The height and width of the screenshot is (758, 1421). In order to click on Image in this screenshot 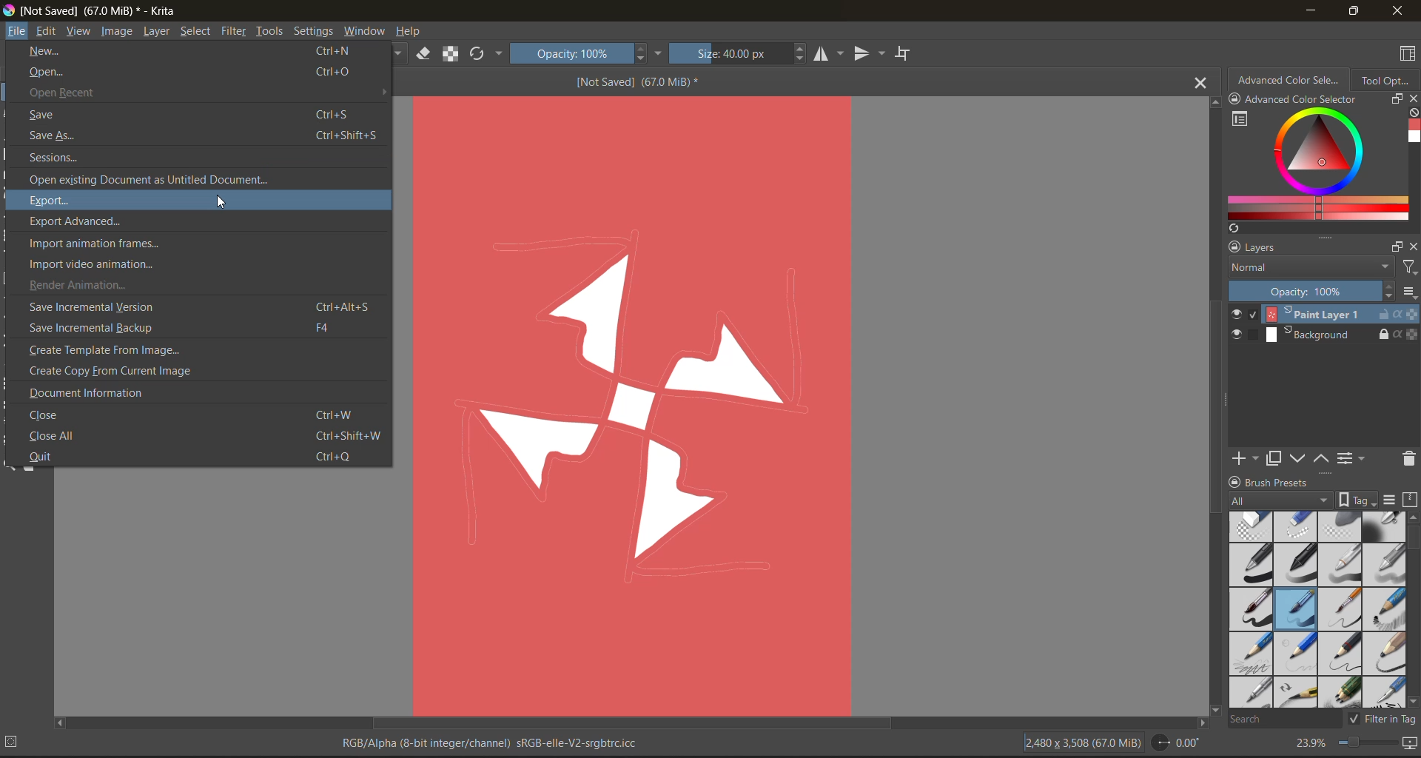, I will do `click(635, 404)`.